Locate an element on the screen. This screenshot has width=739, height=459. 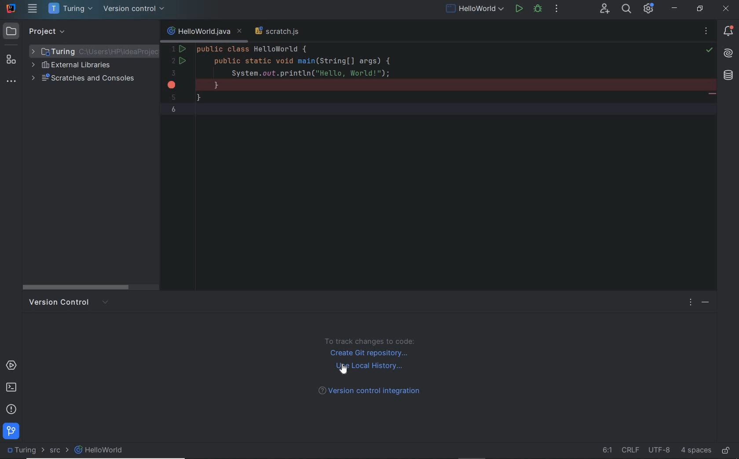
2 is located at coordinates (173, 61).